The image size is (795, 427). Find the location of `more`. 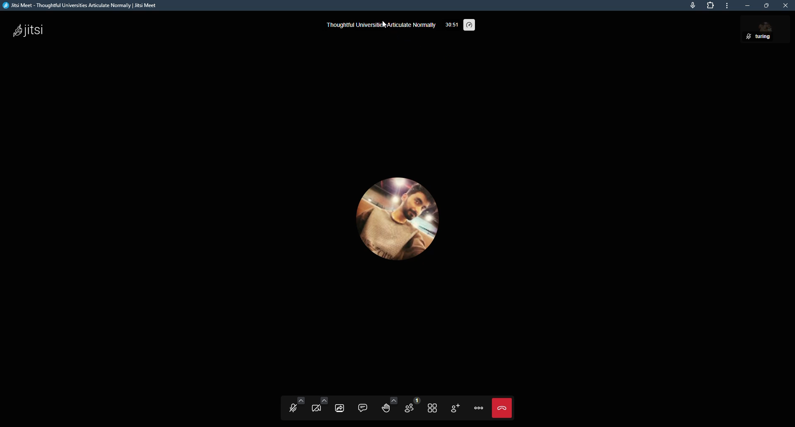

more is located at coordinates (727, 6).